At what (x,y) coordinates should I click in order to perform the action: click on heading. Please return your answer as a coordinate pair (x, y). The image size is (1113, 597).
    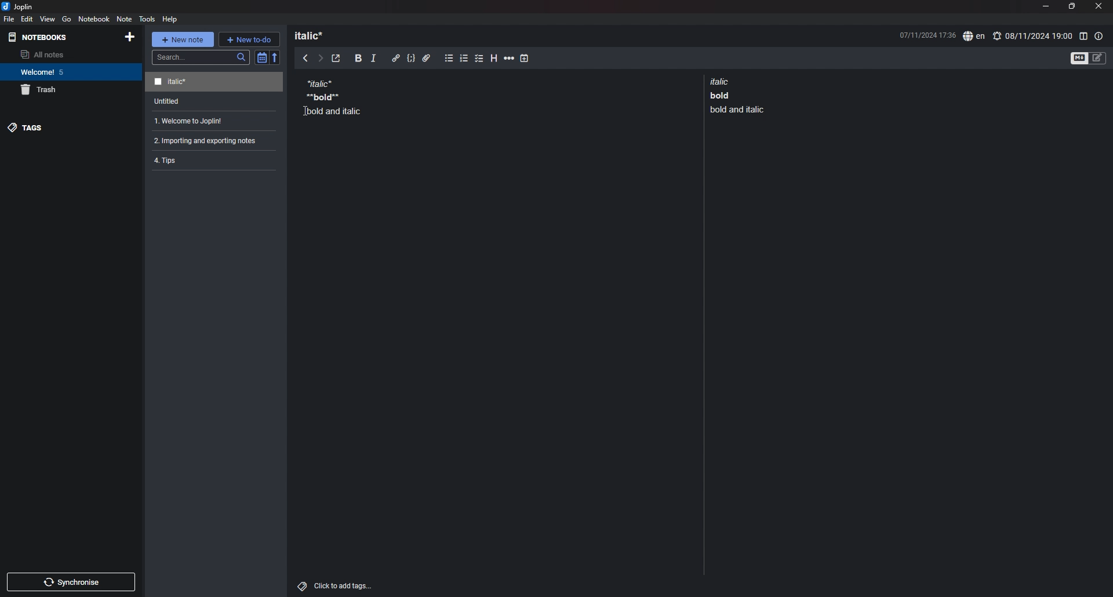
    Looking at the image, I should click on (314, 35).